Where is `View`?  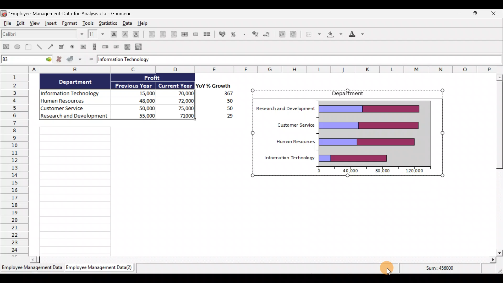
View is located at coordinates (35, 25).